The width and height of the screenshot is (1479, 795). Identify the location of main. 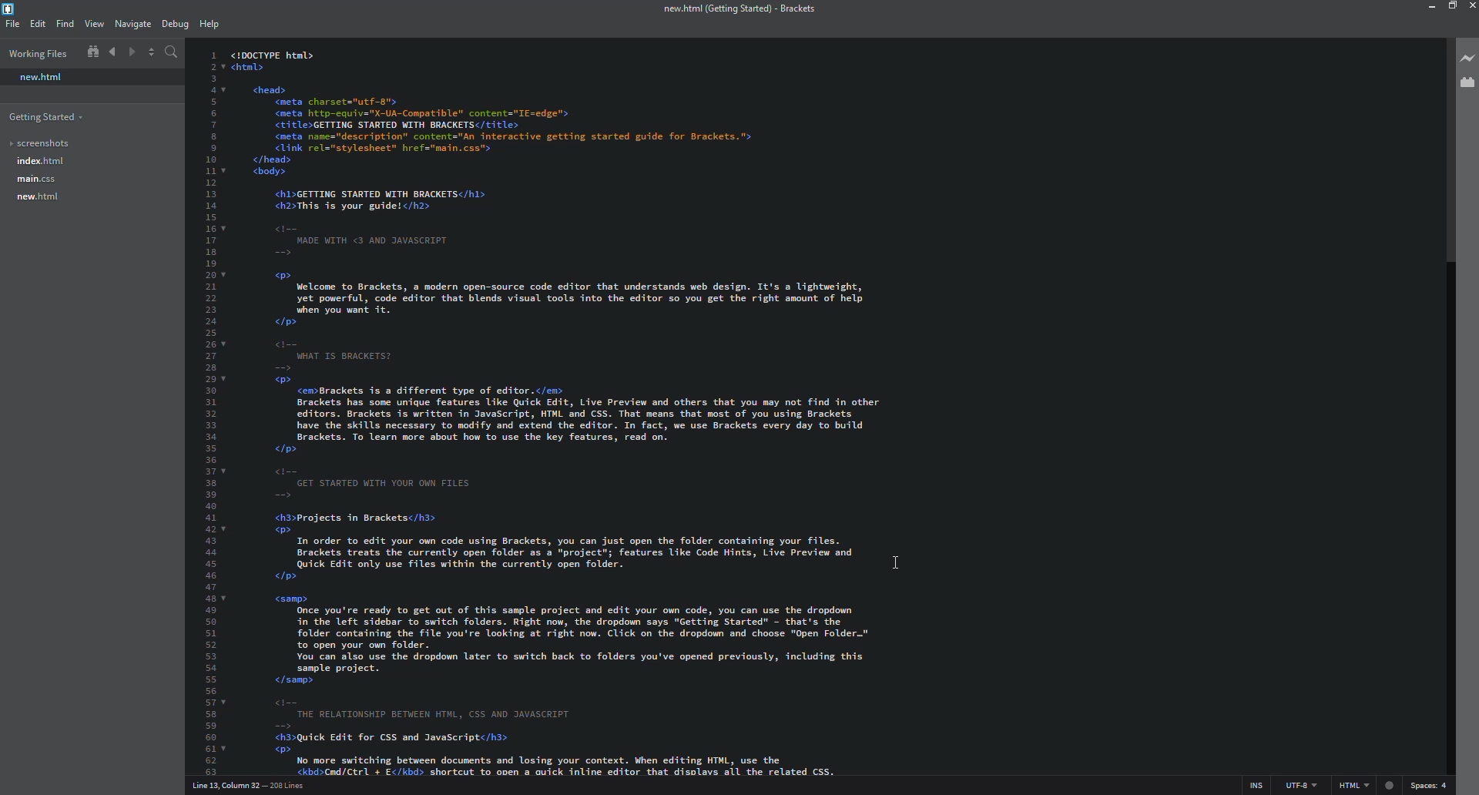
(35, 179).